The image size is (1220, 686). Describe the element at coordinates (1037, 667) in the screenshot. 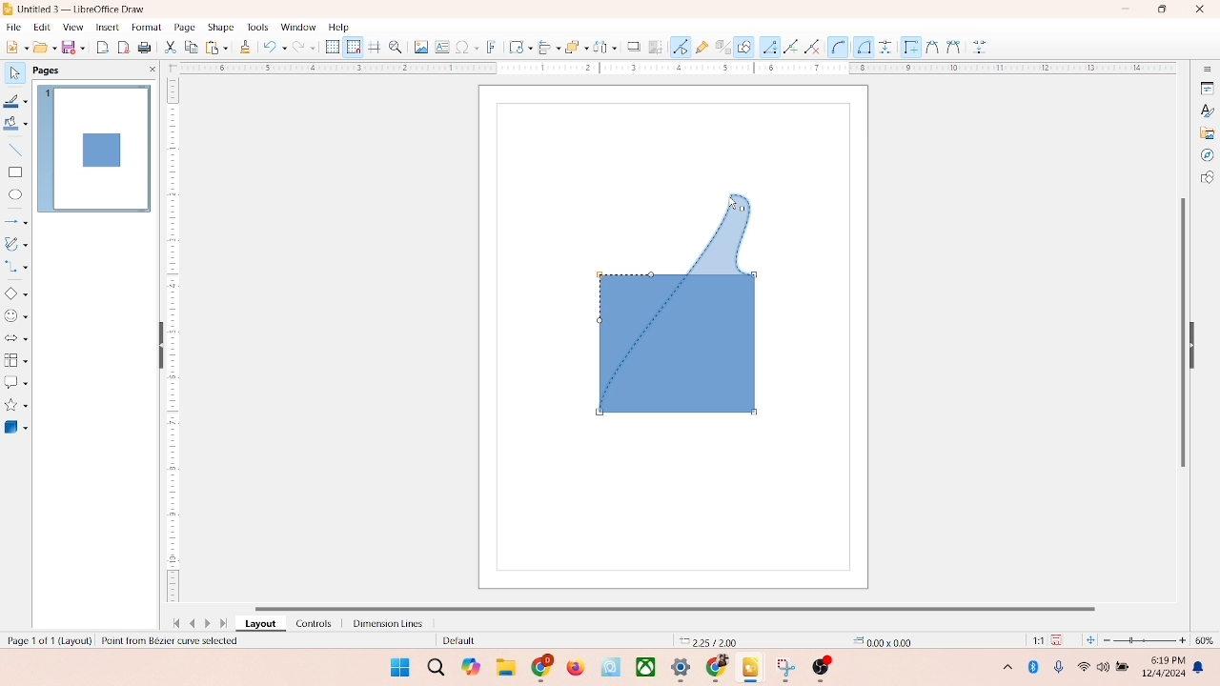

I see `Bluetooth` at that location.